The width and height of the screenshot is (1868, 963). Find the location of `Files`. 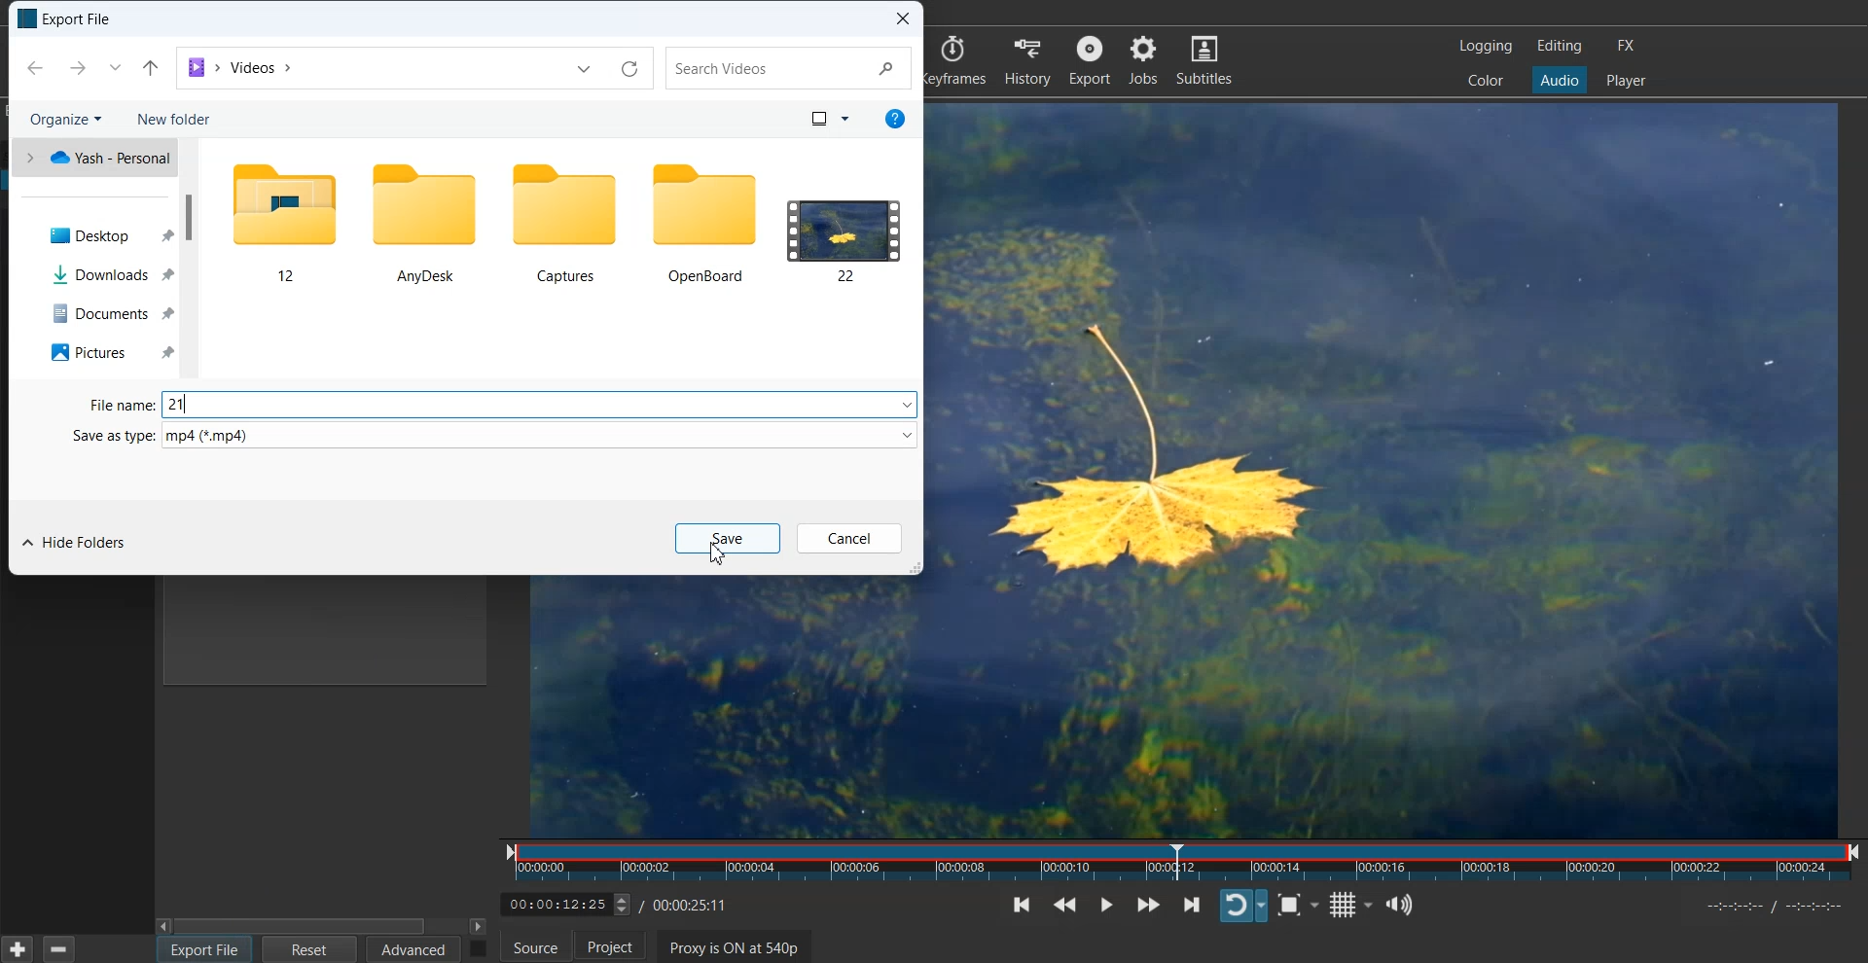

Files is located at coordinates (275, 222).